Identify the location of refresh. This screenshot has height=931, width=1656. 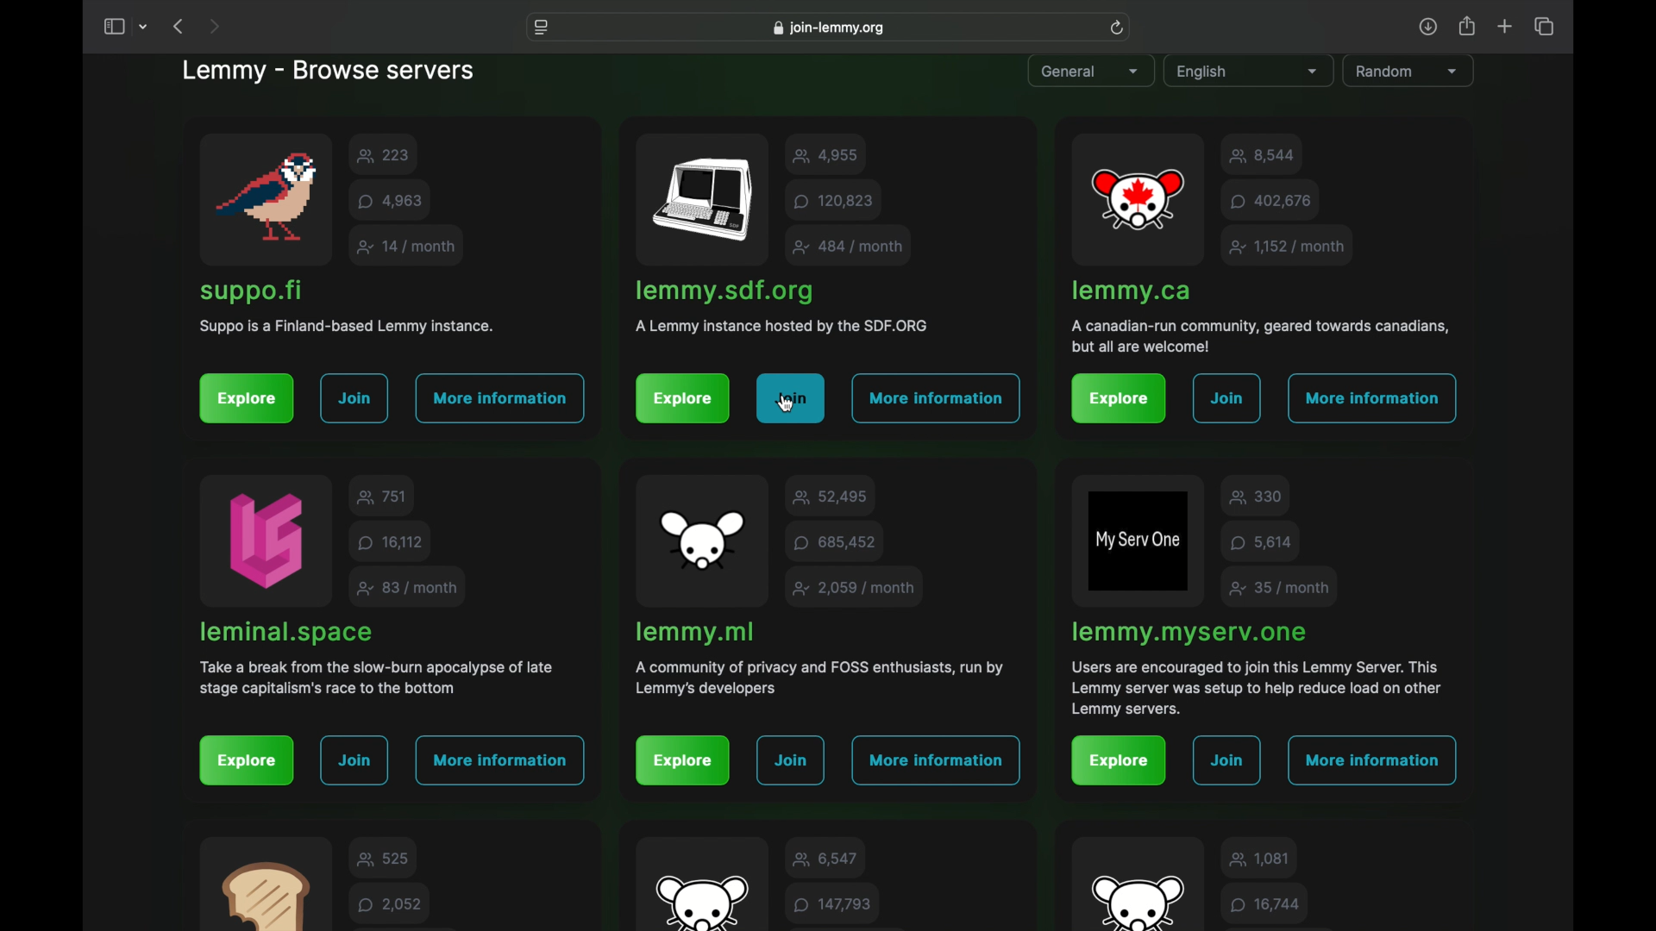
(1117, 28).